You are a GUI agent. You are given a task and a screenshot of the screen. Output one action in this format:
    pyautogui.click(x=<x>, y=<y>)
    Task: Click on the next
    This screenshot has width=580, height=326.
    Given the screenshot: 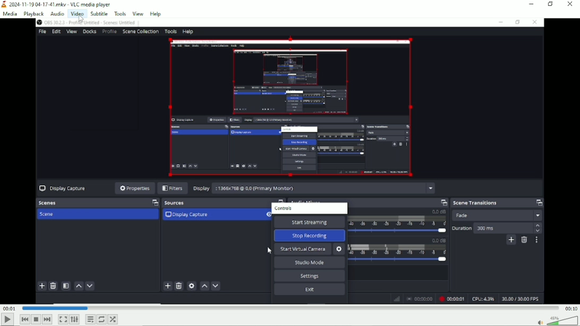 What is the action you would take?
    pyautogui.click(x=47, y=320)
    